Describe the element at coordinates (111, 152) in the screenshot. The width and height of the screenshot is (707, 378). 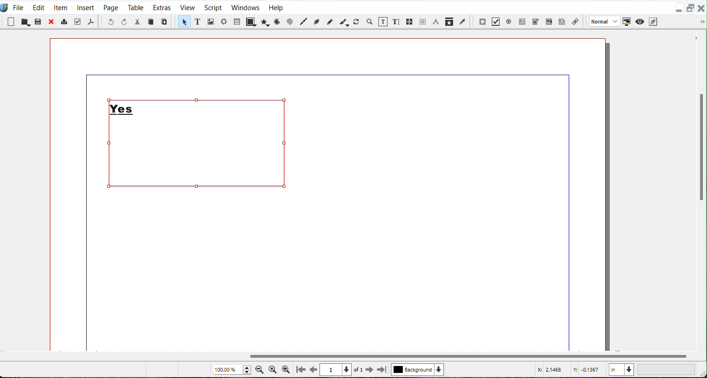
I see `text frame` at that location.